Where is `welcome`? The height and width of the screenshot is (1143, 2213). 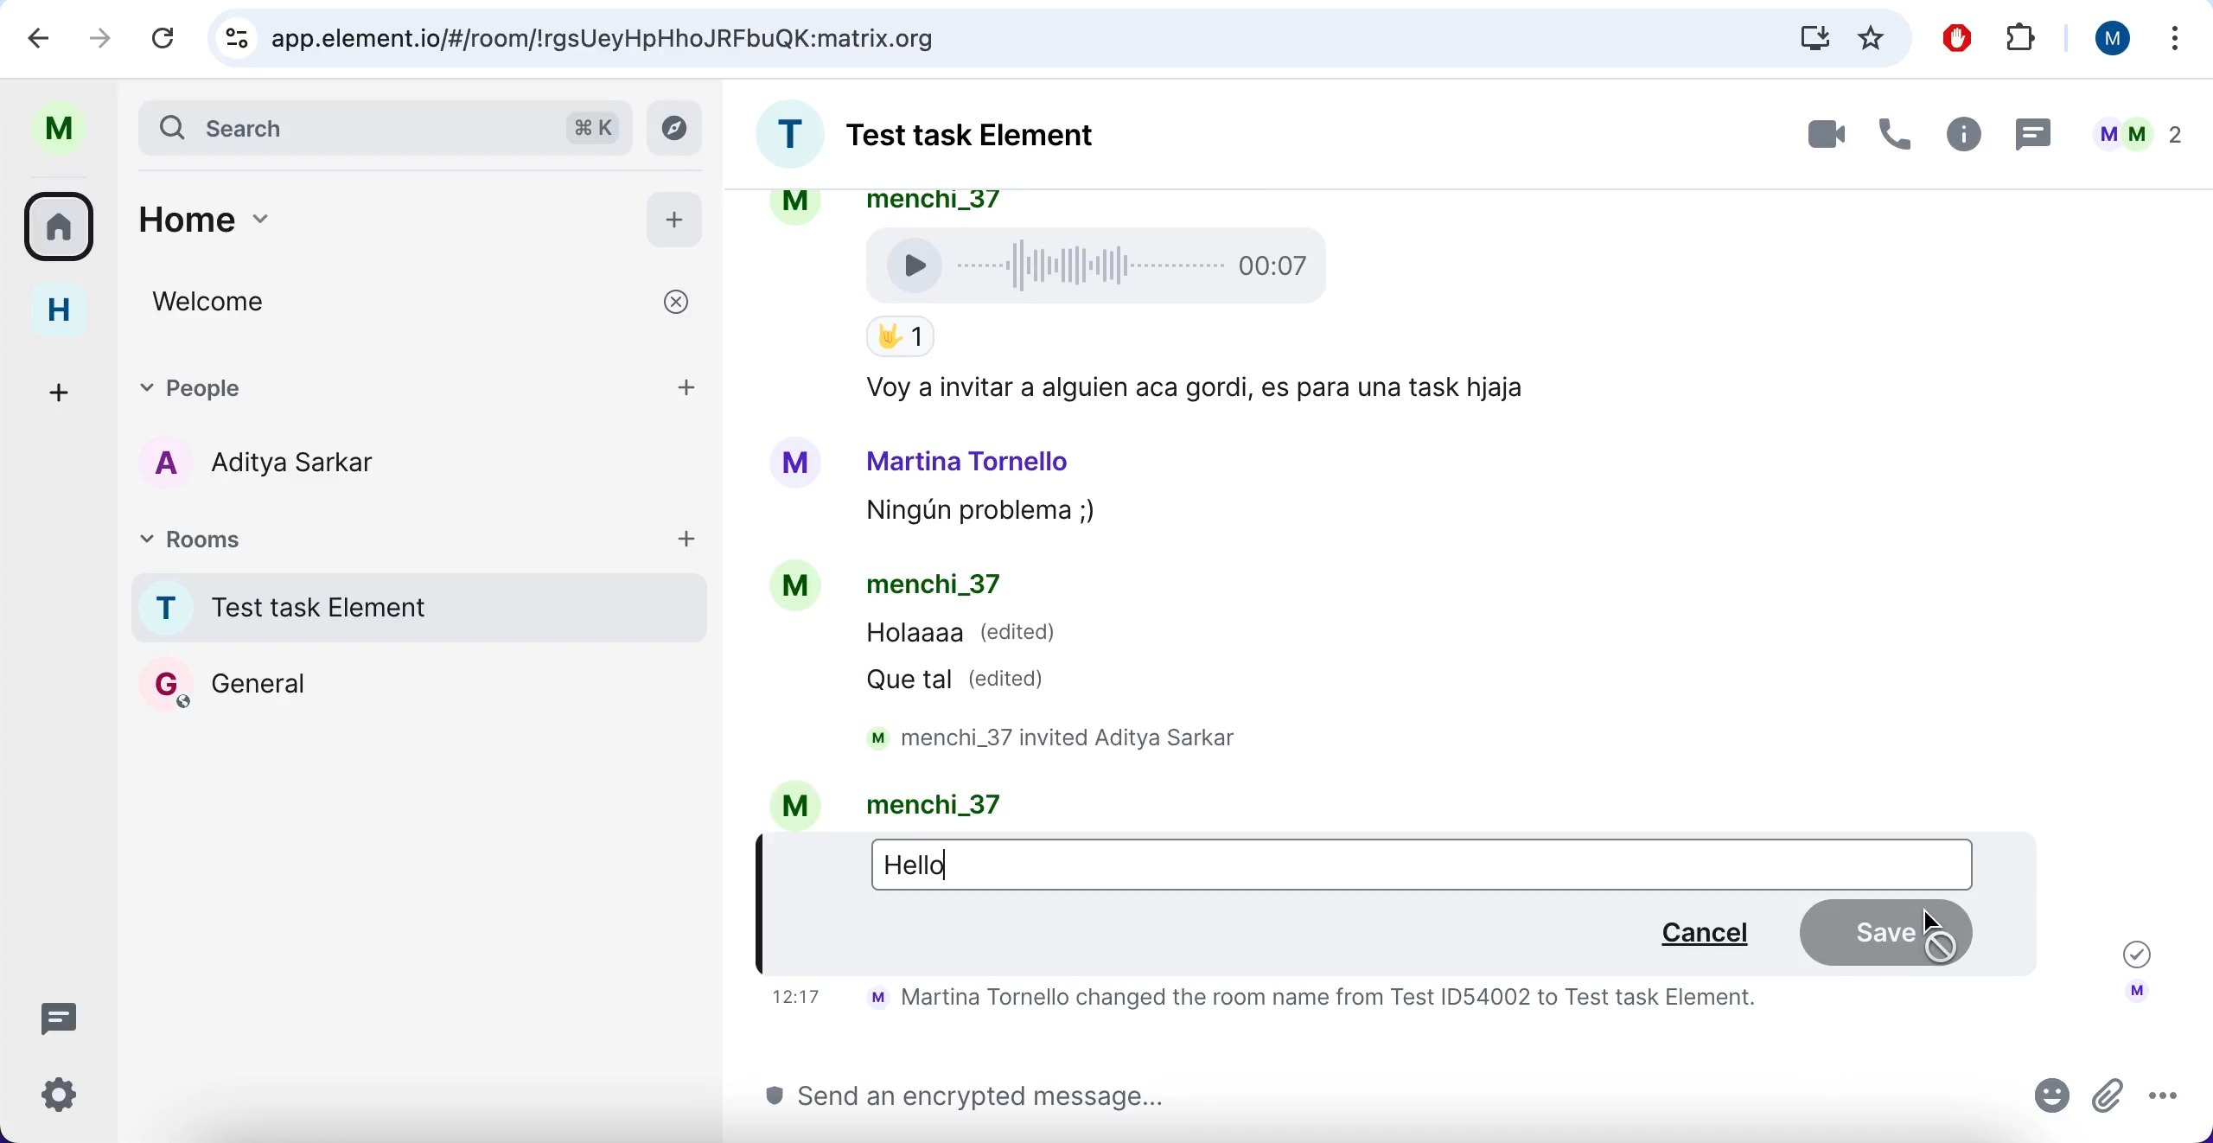
welcome is located at coordinates (418, 305).